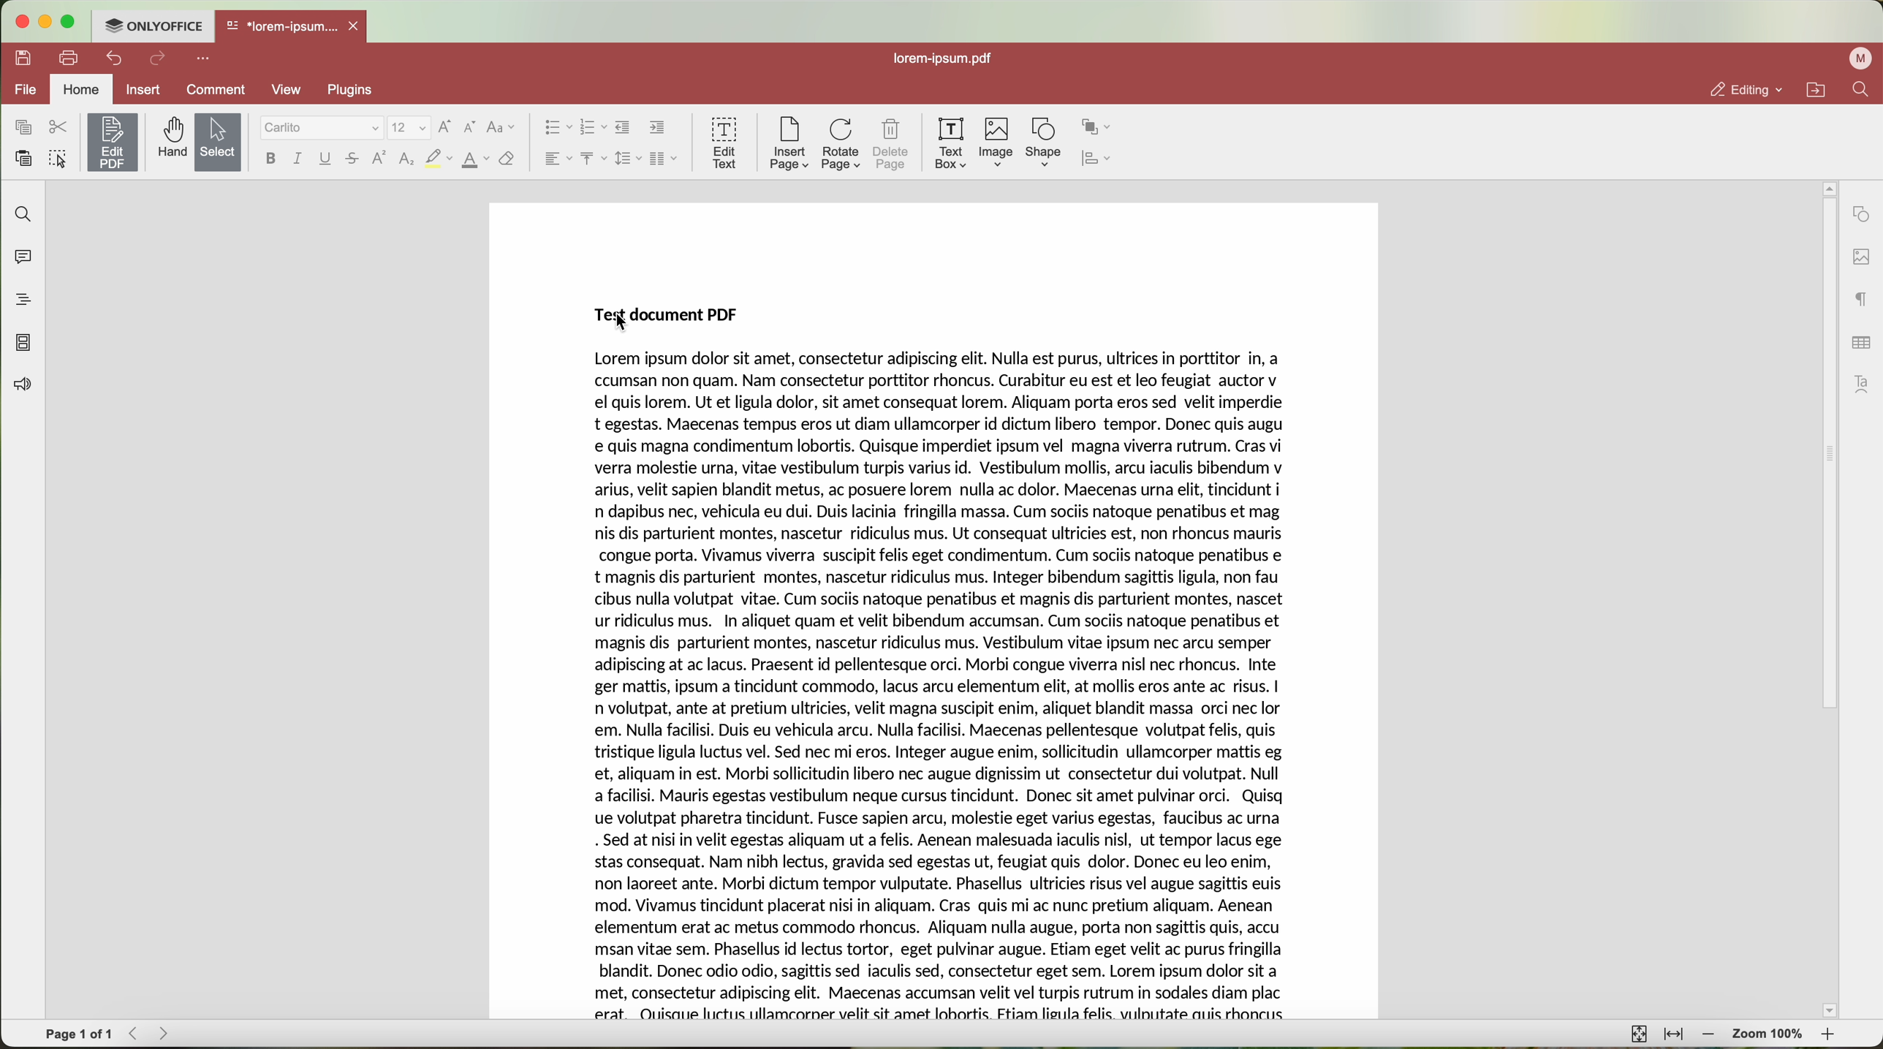  What do you see at coordinates (216, 142) in the screenshot?
I see `select` at bounding box center [216, 142].